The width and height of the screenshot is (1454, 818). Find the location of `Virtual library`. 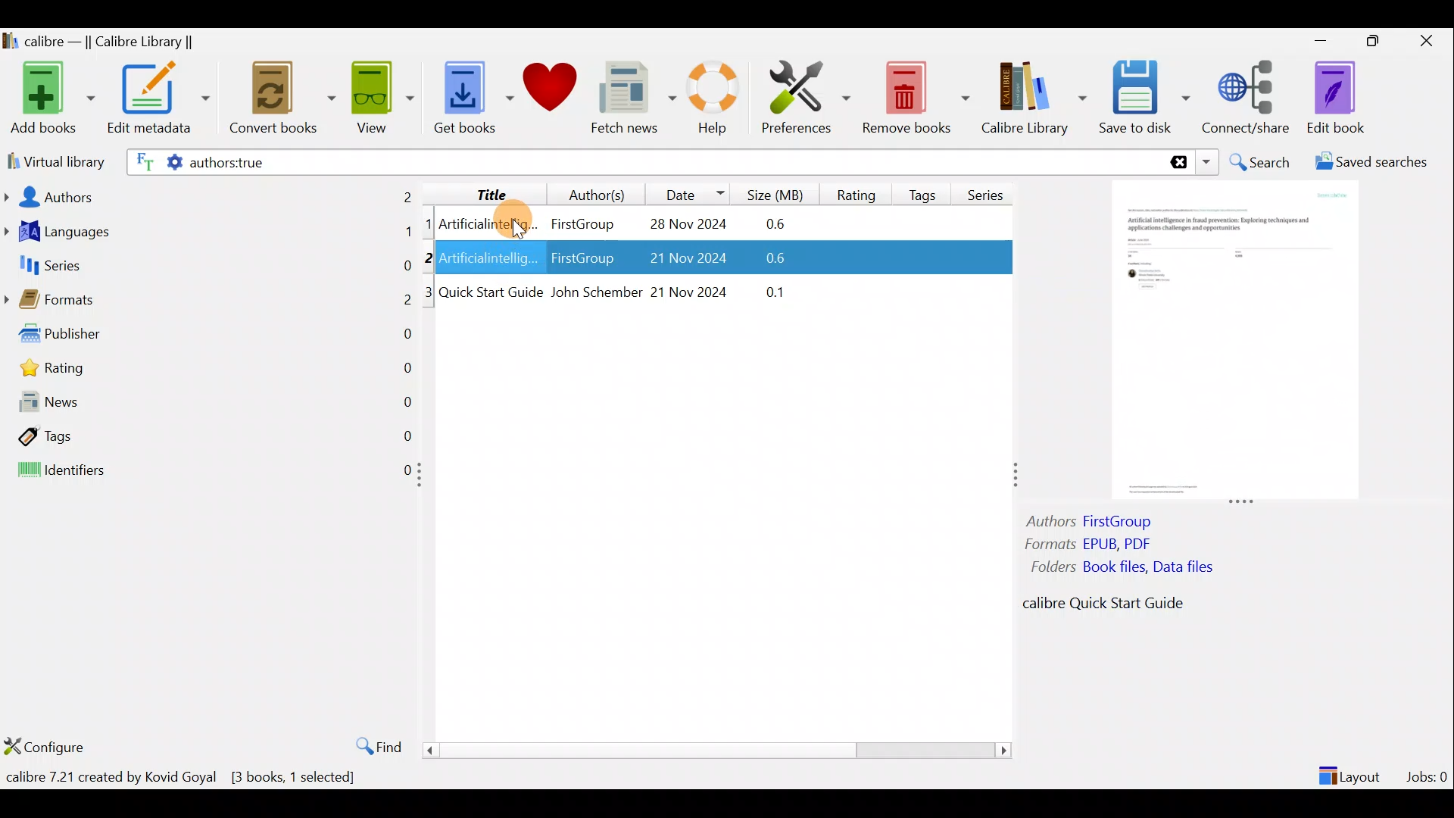

Virtual library is located at coordinates (53, 160).